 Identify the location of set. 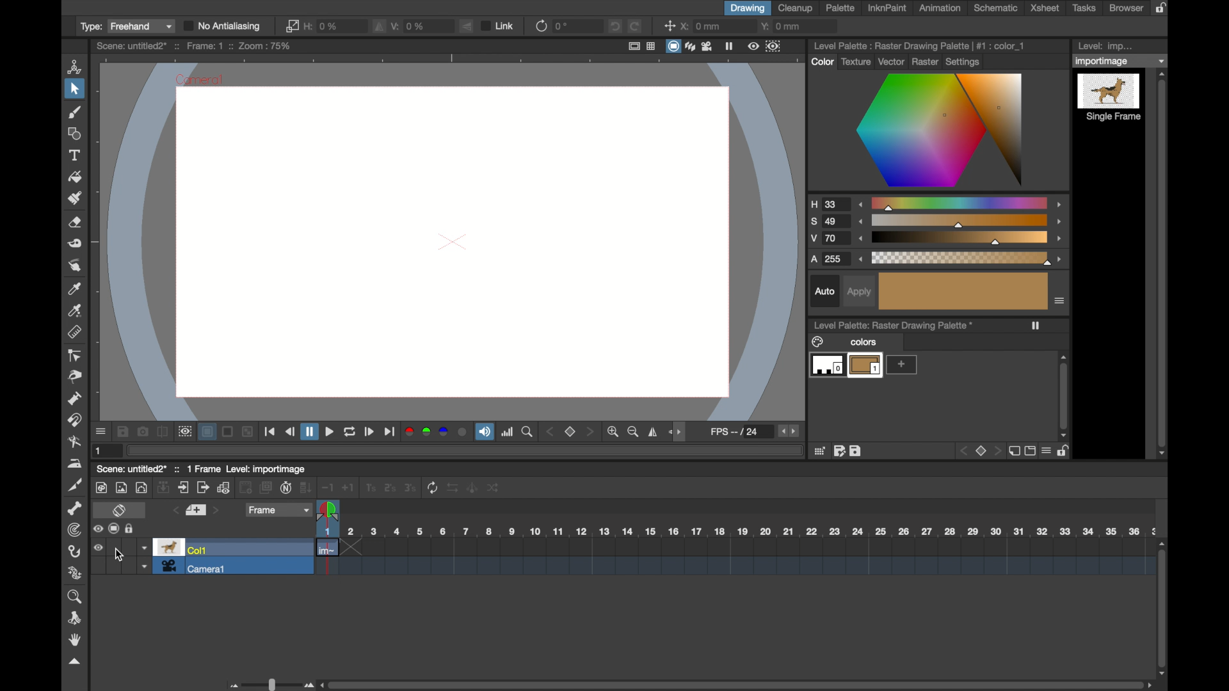
(197, 511).